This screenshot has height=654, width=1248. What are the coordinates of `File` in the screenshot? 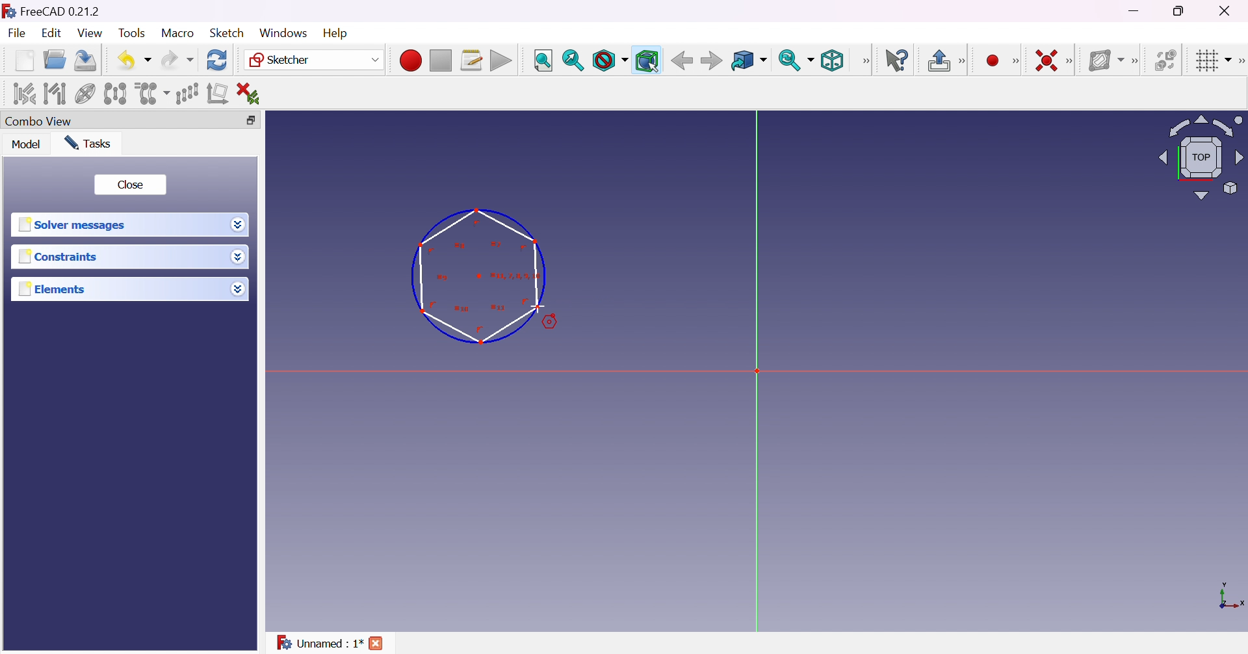 It's located at (17, 34).